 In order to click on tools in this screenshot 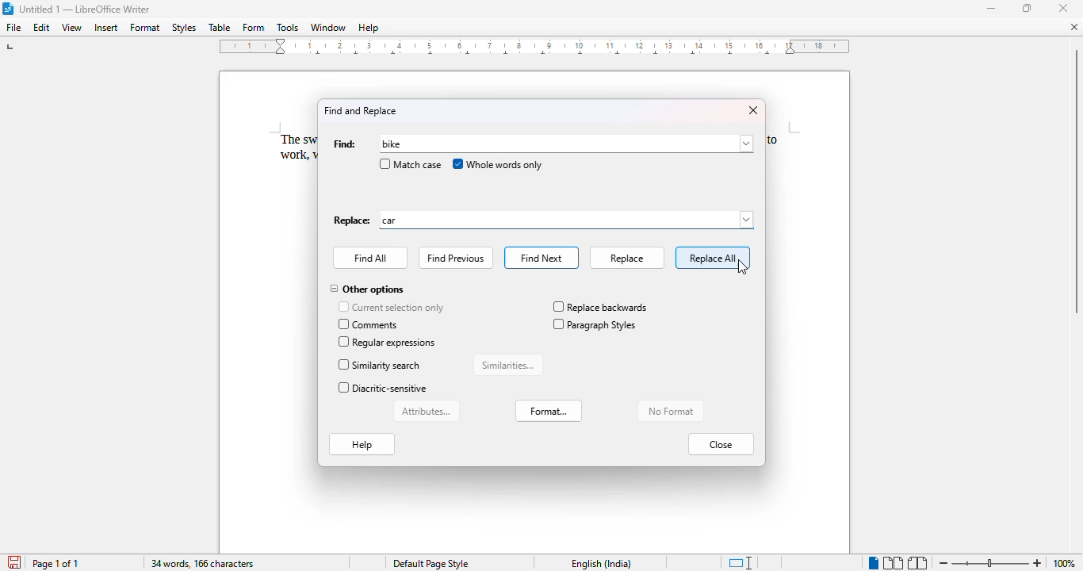, I will do `click(289, 28)`.